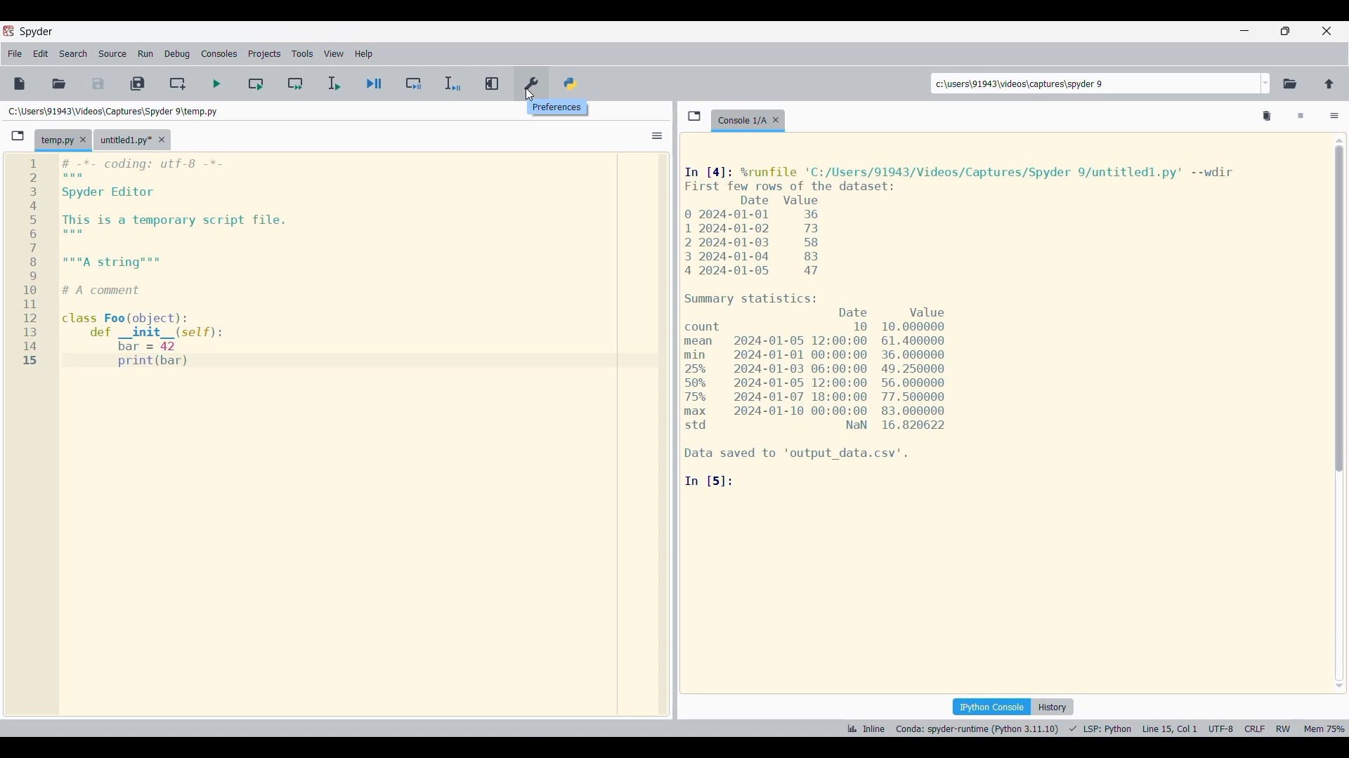 This screenshot has height=758, width=1349. What do you see at coordinates (1340, 412) in the screenshot?
I see `Vertical slide bar` at bounding box center [1340, 412].